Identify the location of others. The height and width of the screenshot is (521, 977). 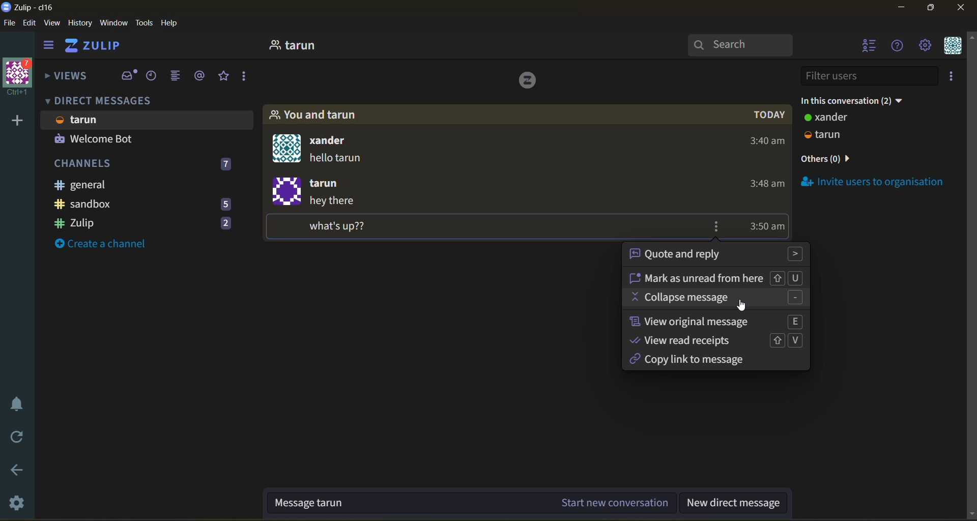
(829, 160).